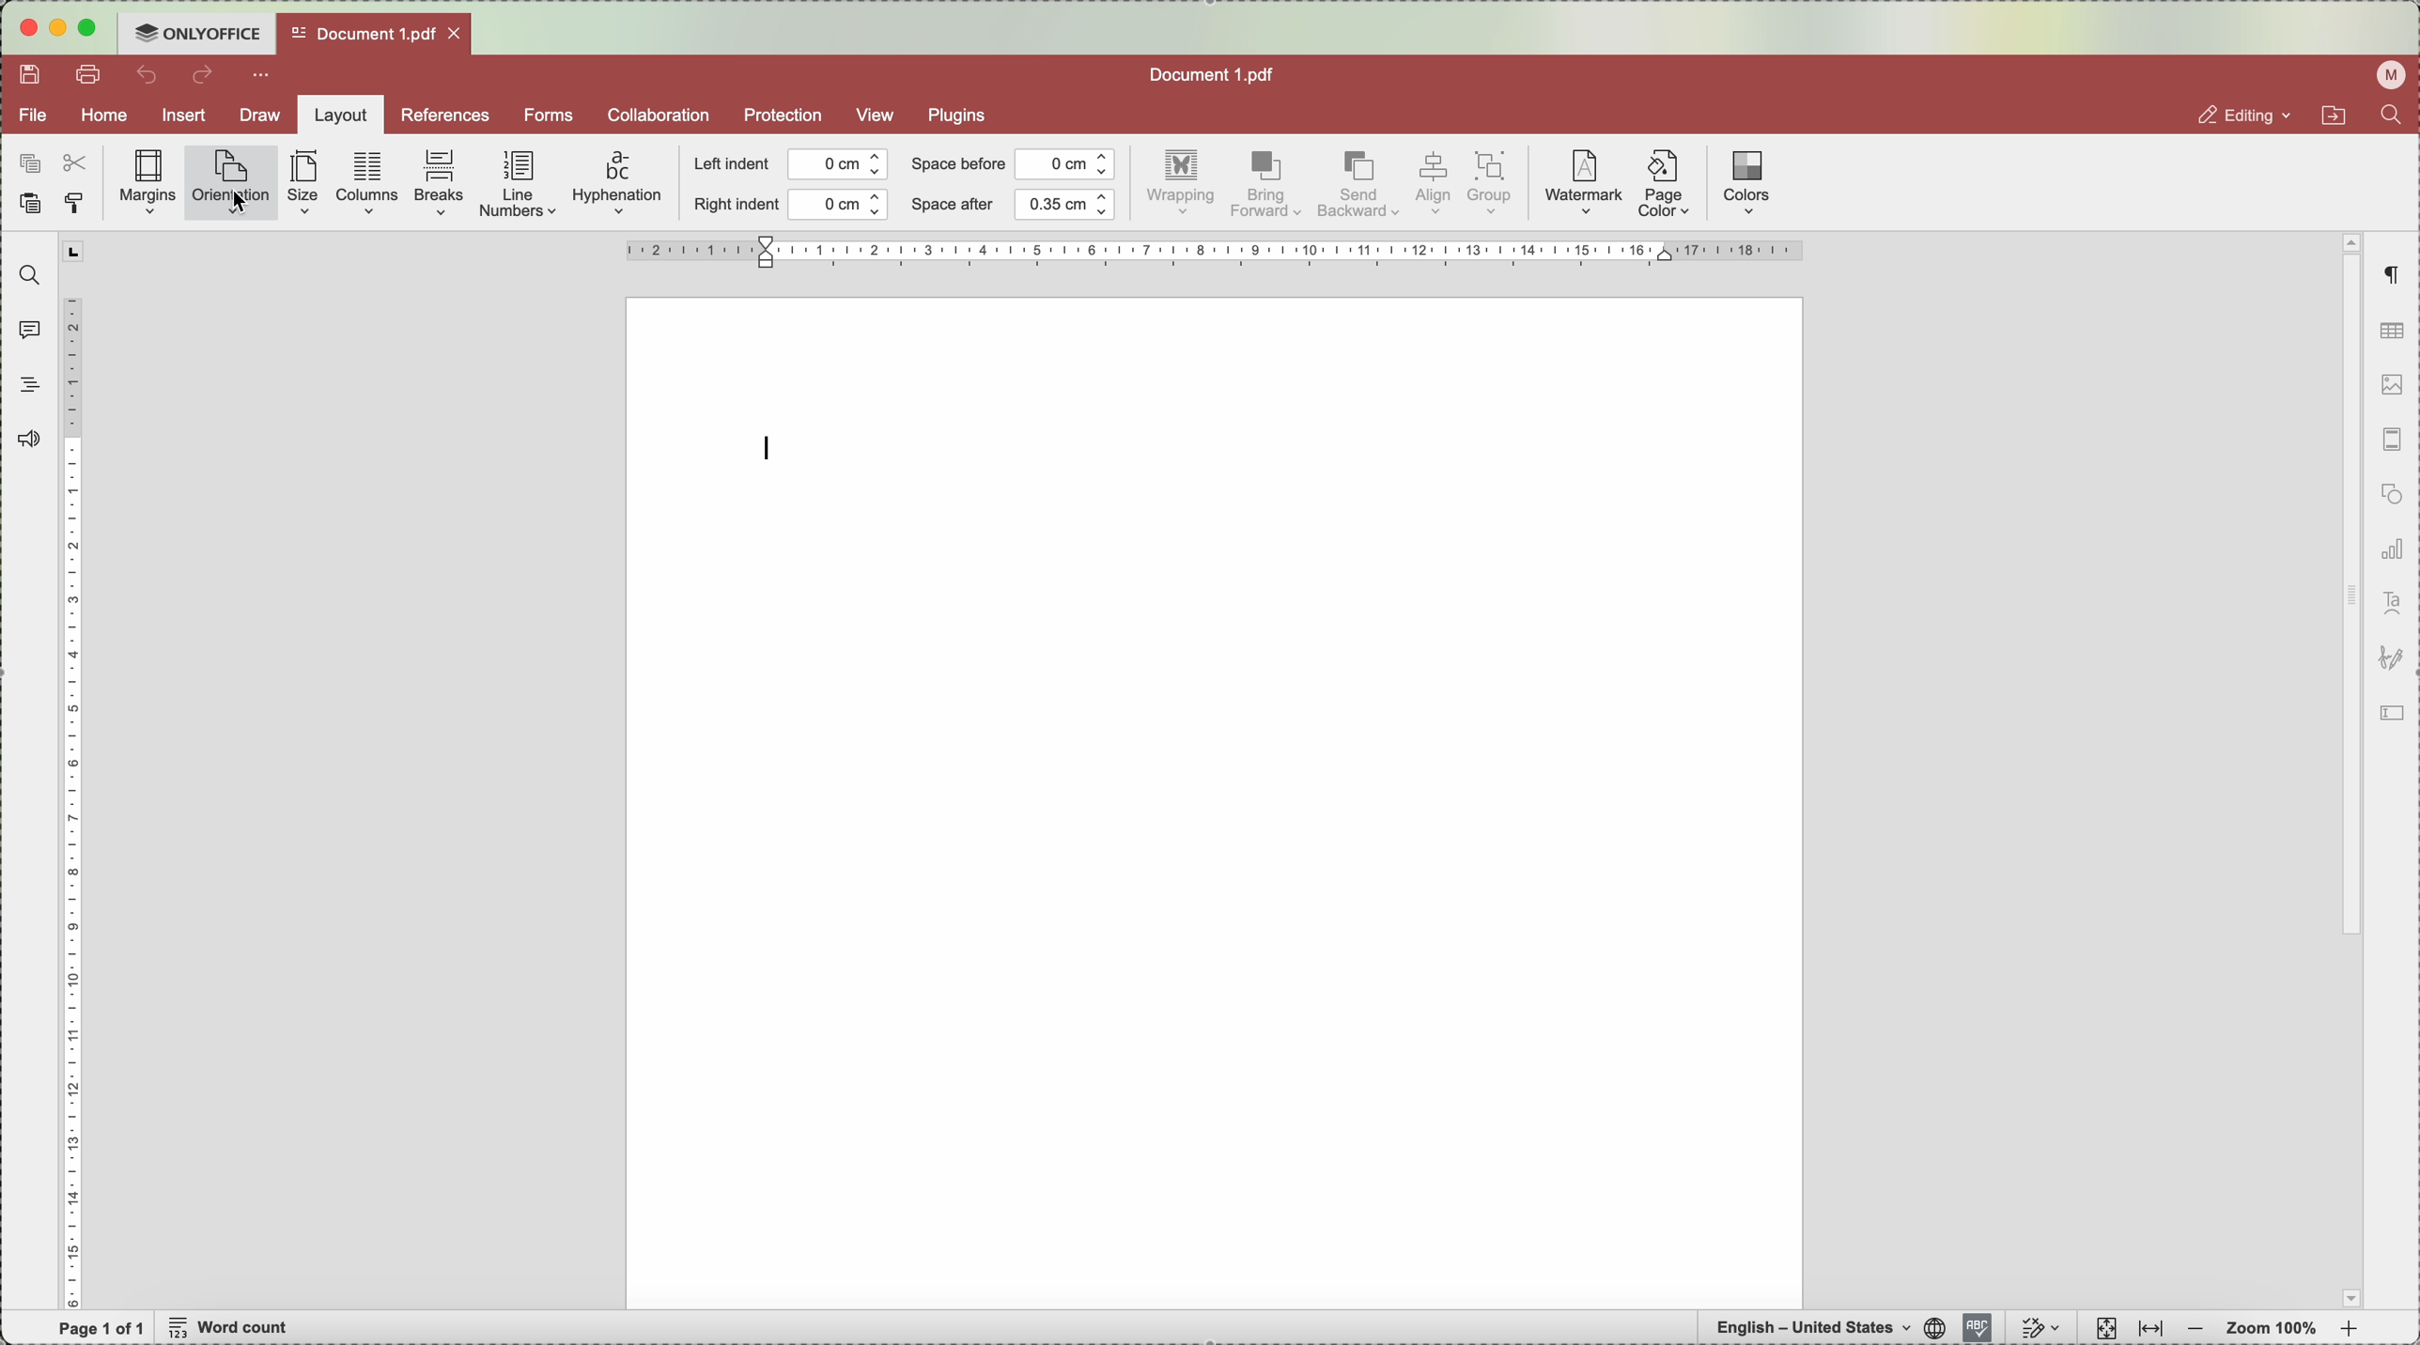 The height and width of the screenshot is (1345, 2420). I want to click on print, so click(93, 77).